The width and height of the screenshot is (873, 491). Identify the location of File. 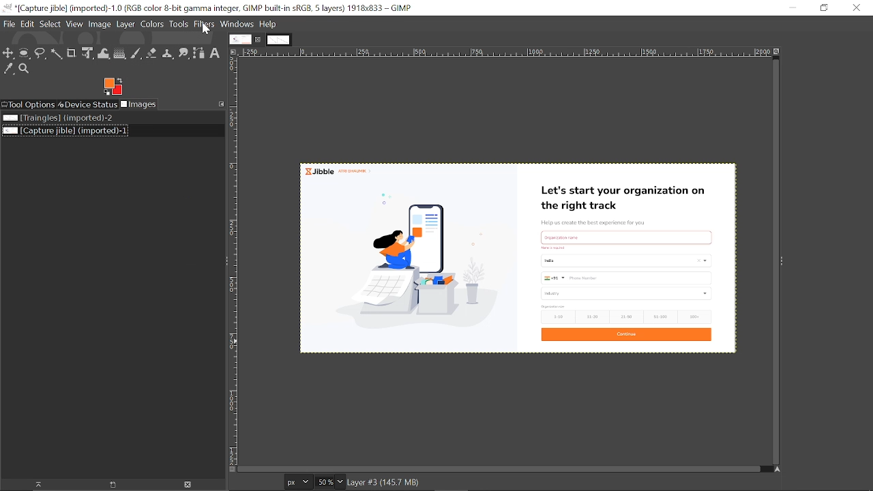
(9, 25).